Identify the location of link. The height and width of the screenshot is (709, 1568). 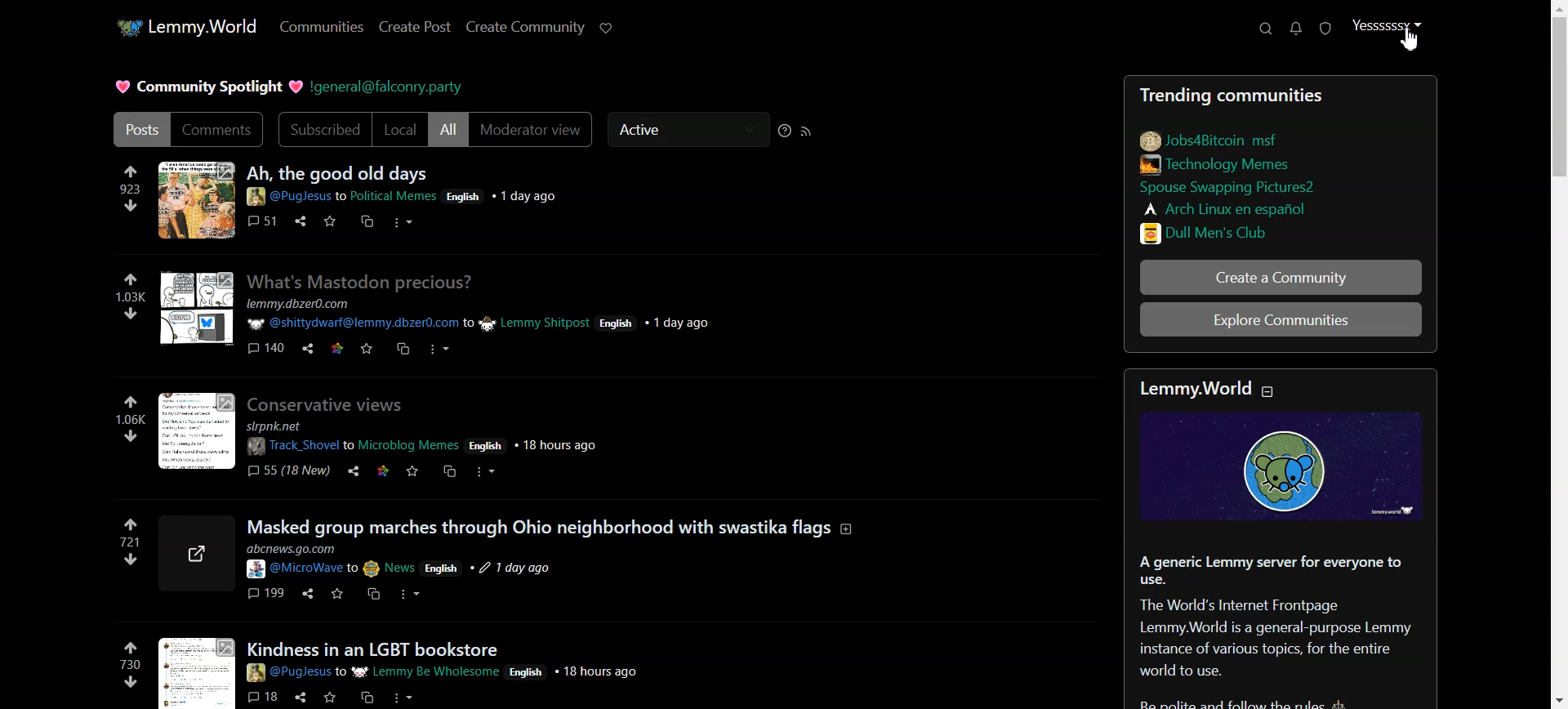
(1222, 207).